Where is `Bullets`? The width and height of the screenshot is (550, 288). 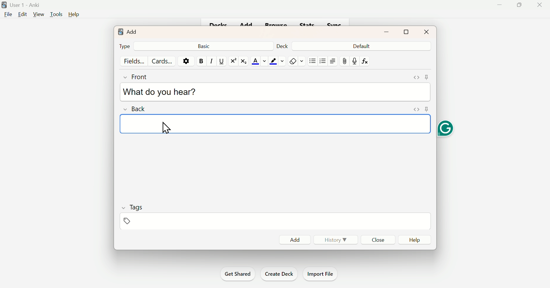 Bullets is located at coordinates (323, 62).